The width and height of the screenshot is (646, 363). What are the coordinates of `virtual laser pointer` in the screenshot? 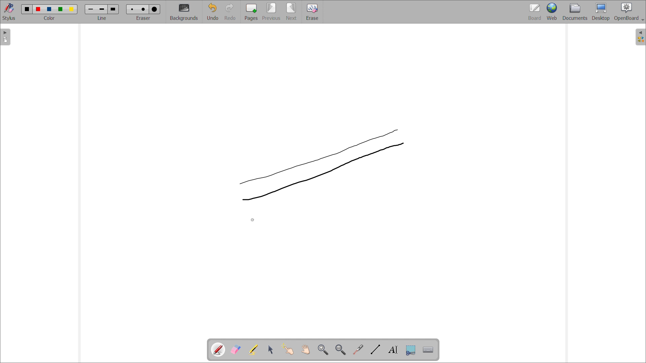 It's located at (359, 349).